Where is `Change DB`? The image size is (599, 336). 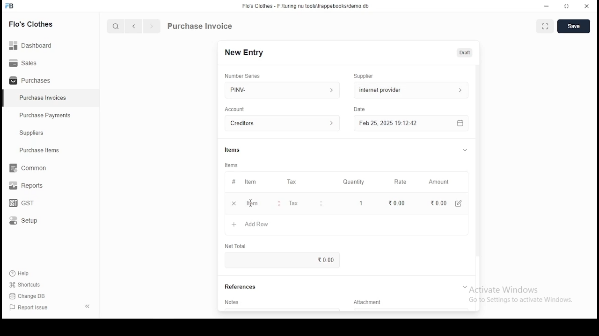 Change DB is located at coordinates (30, 296).